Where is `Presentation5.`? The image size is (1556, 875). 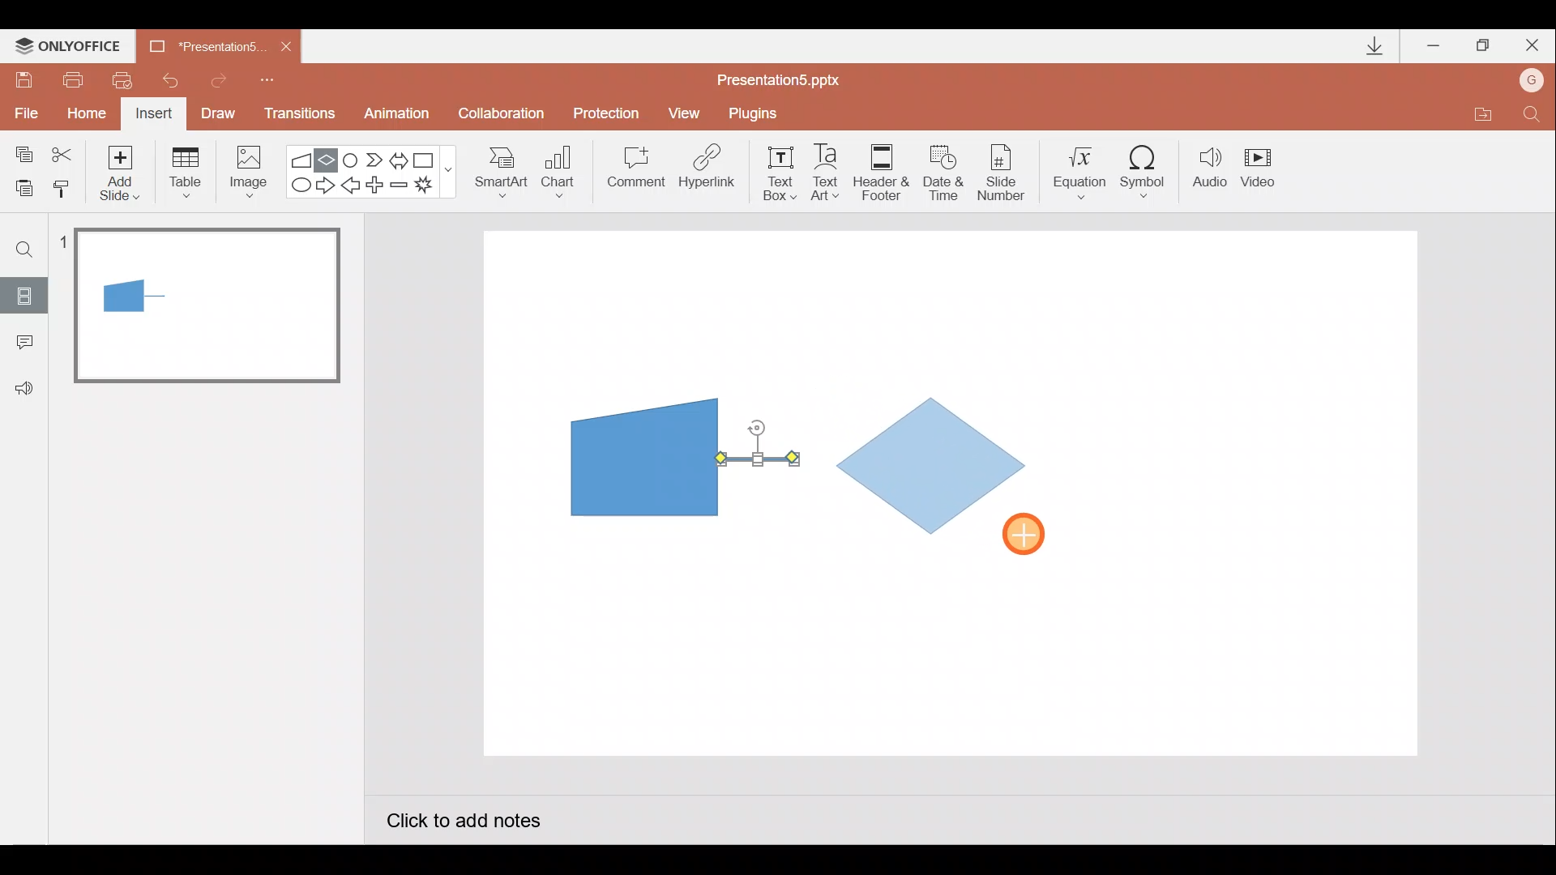
Presentation5. is located at coordinates (199, 44).